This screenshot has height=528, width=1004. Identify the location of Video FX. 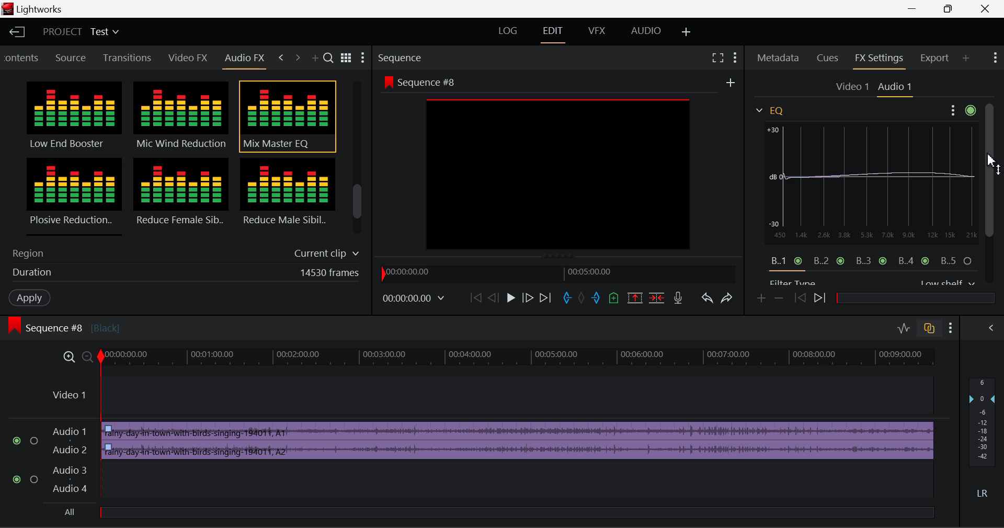
(185, 59).